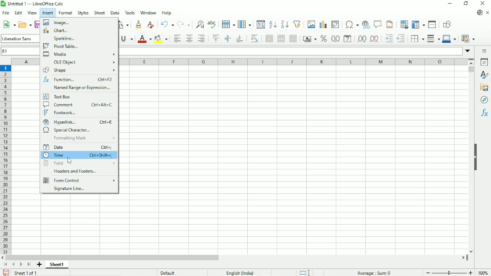 The image size is (491, 276). Describe the element at coordinates (166, 13) in the screenshot. I see `Help` at that location.